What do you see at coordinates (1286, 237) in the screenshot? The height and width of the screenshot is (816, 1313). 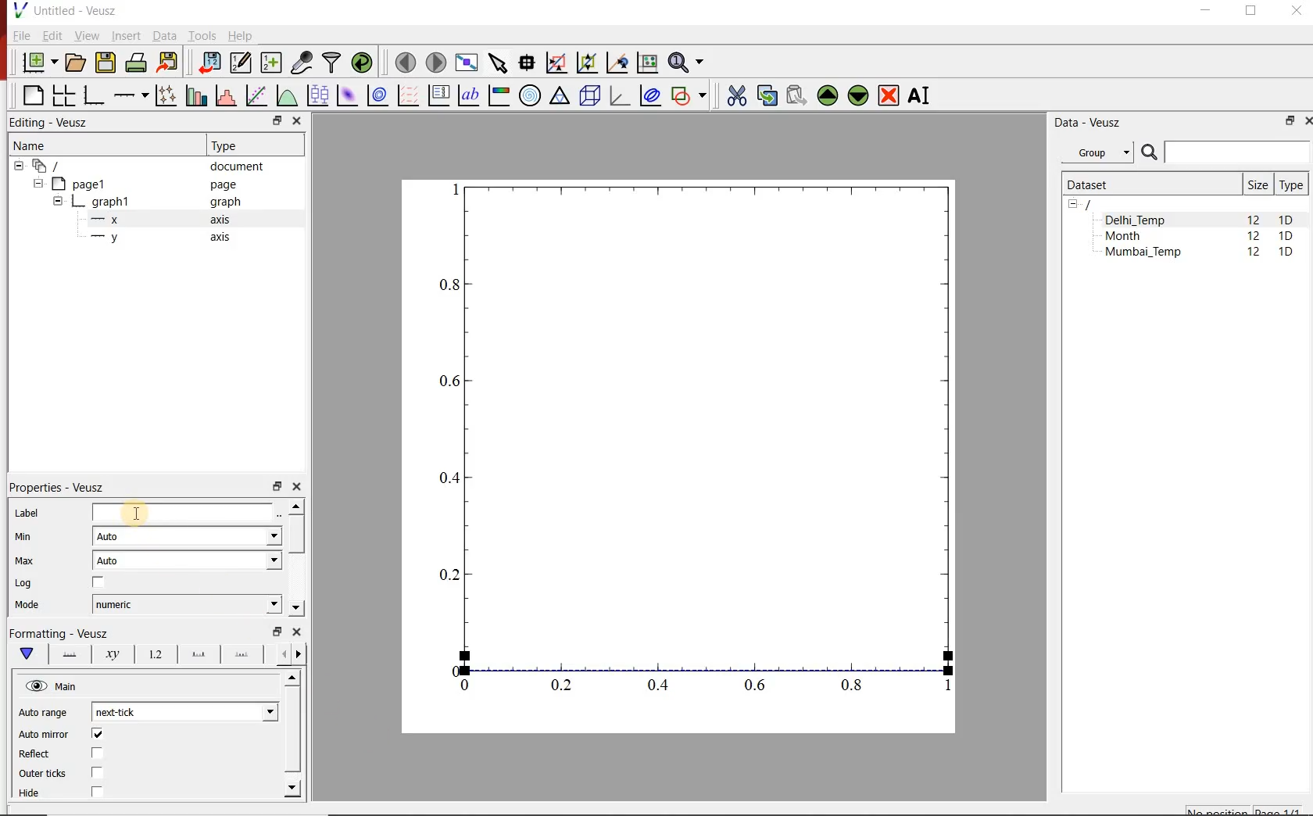 I see `1D` at bounding box center [1286, 237].